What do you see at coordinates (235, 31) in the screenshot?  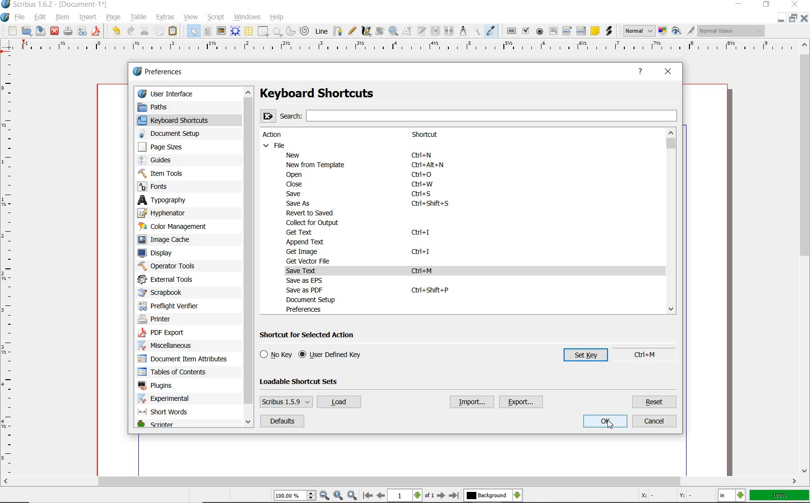 I see `render frame` at bounding box center [235, 31].